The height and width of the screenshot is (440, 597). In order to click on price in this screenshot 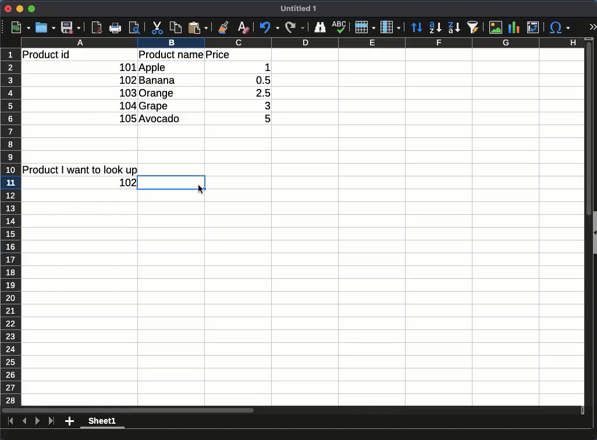, I will do `click(218, 55)`.